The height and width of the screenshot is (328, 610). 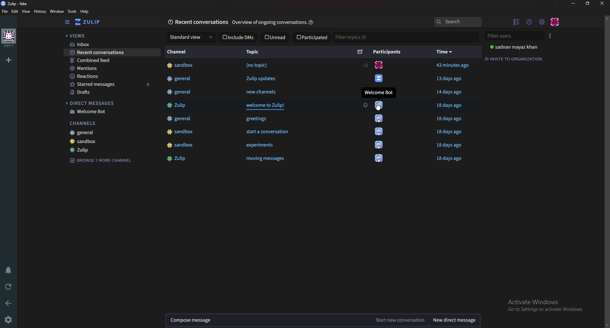 I want to click on Mentions, so click(x=112, y=68).